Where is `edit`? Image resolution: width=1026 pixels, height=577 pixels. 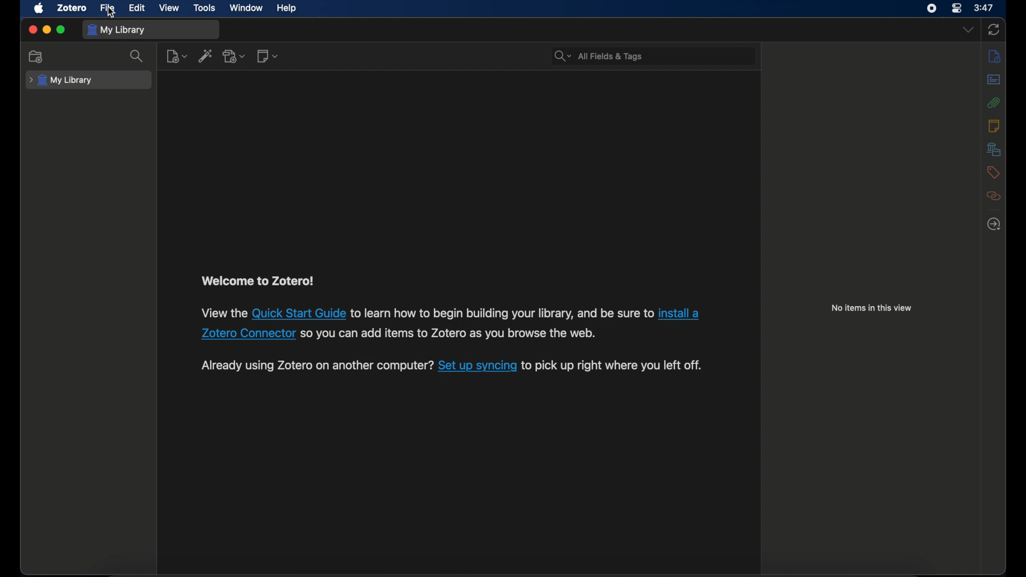
edit is located at coordinates (138, 8).